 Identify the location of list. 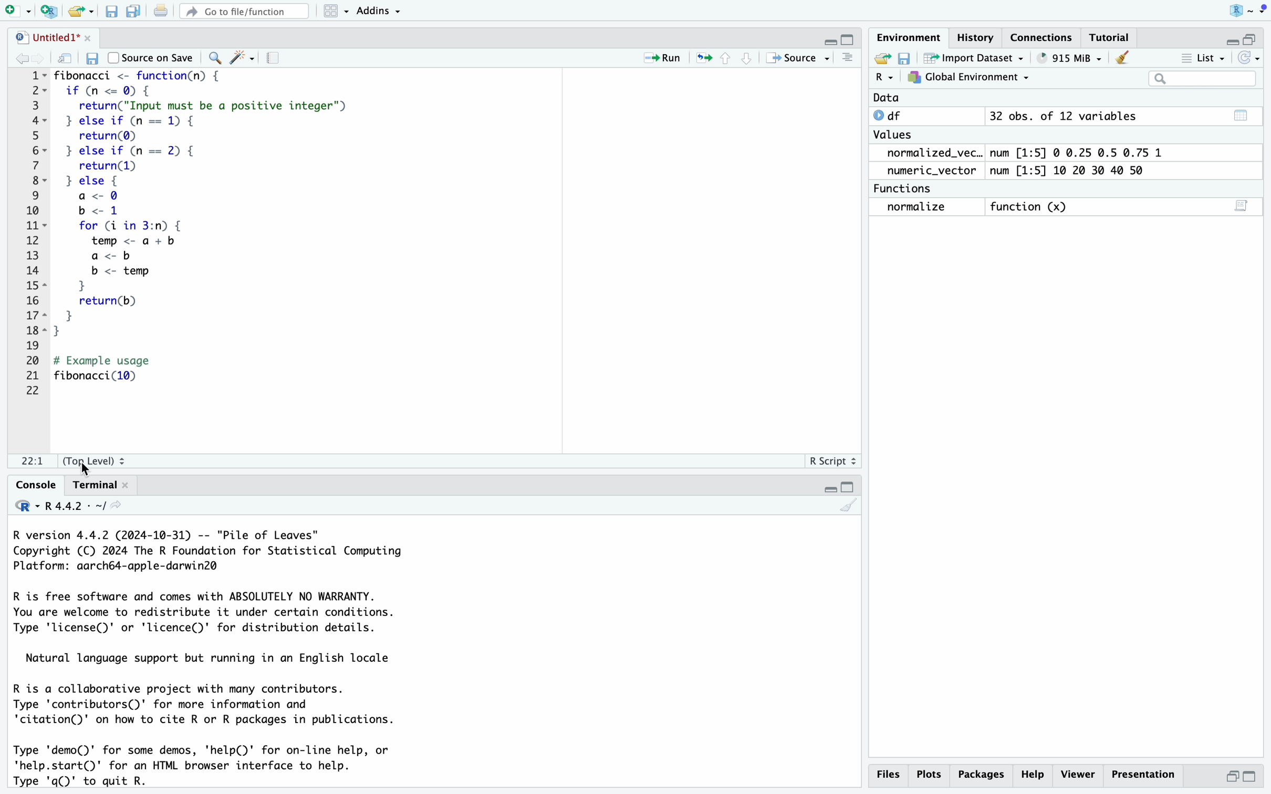
(1199, 56).